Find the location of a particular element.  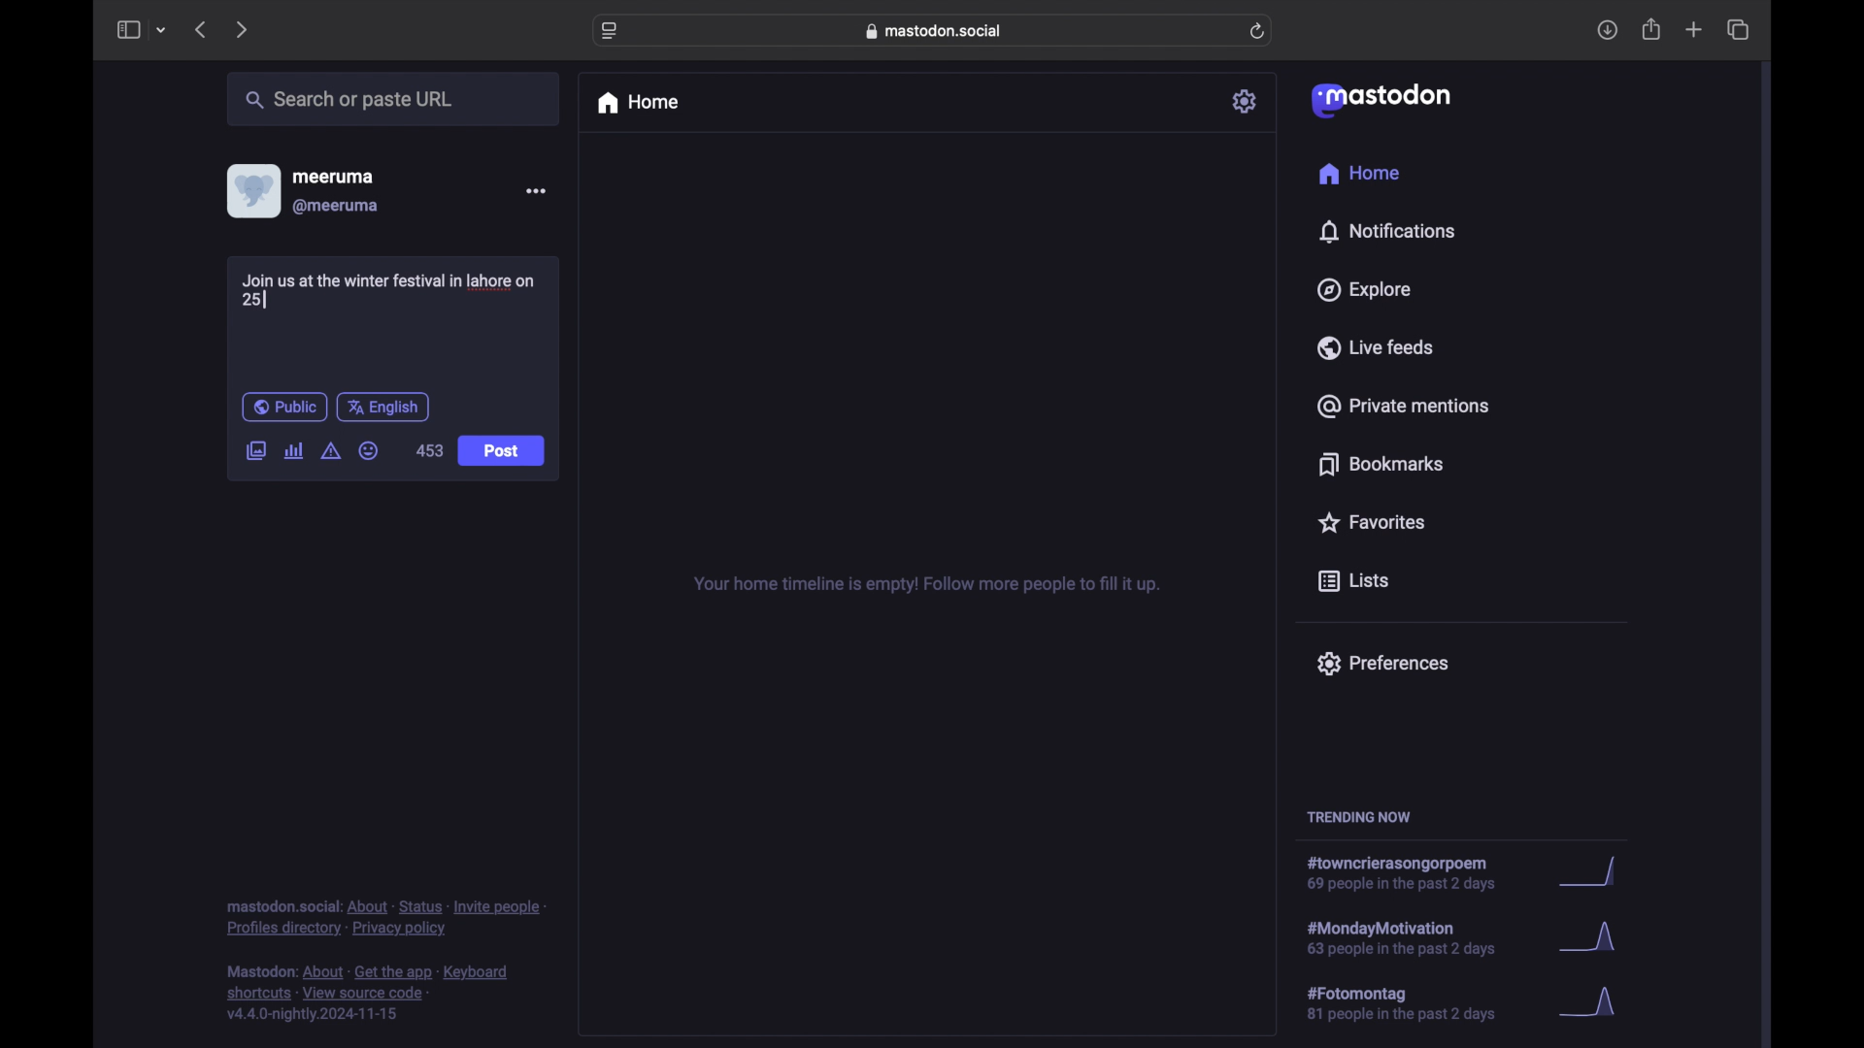

mastodon is located at coordinates (1379, 99).